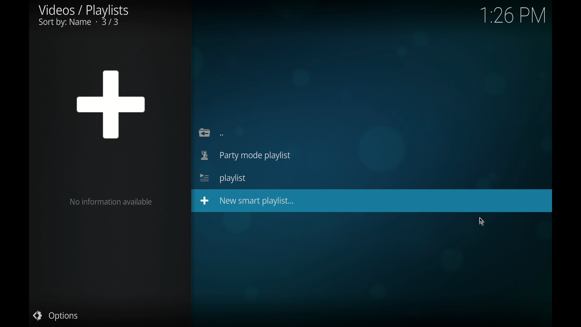  What do you see at coordinates (111, 202) in the screenshot?
I see `no information available` at bounding box center [111, 202].